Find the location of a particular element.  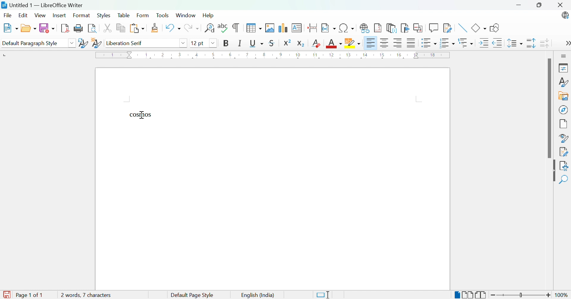

Insert line is located at coordinates (463, 28).